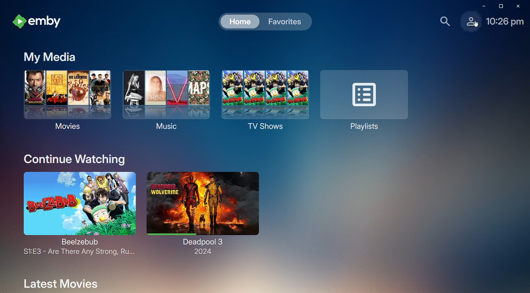 Image resolution: width=530 pixels, height=293 pixels. I want to click on Favorites, so click(284, 21).